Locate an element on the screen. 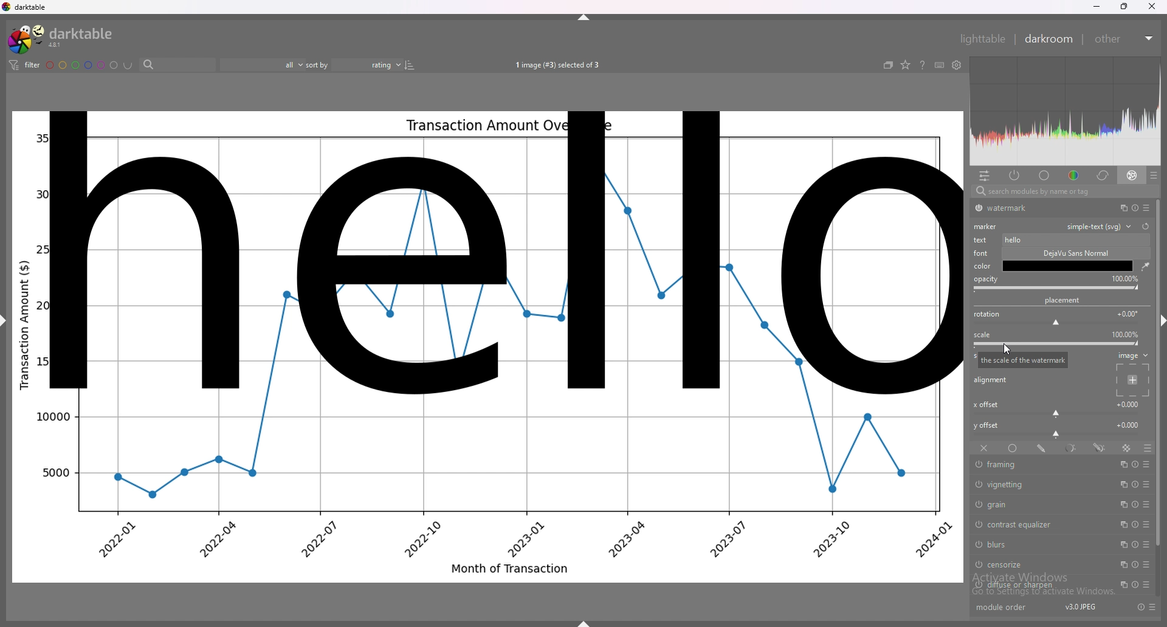 Image resolution: width=1167 pixels, height=627 pixels. framing is located at coordinates (1039, 465).